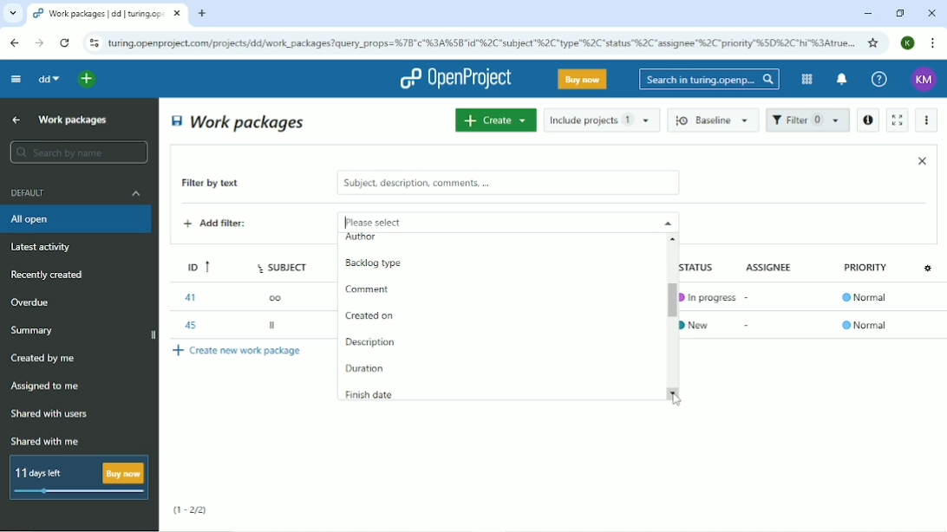 The width and height of the screenshot is (947, 532). Describe the element at coordinates (702, 323) in the screenshot. I see `New` at that location.